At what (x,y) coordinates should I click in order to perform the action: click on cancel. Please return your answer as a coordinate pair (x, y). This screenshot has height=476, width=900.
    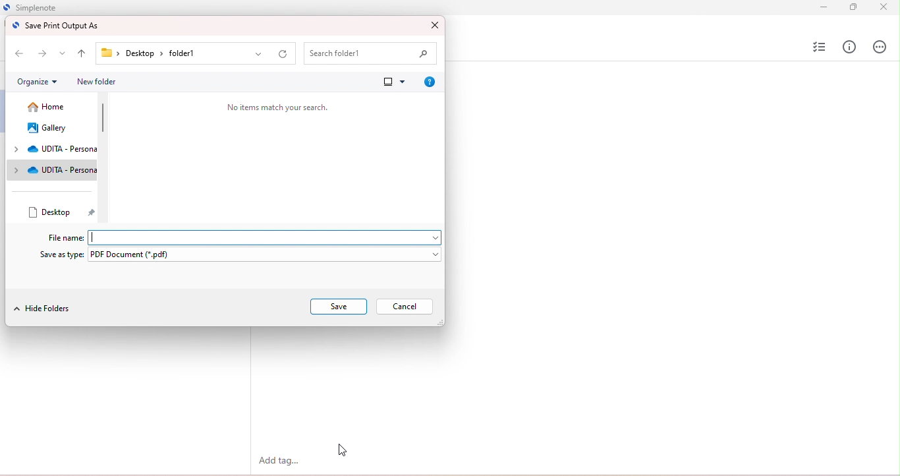
    Looking at the image, I should click on (405, 307).